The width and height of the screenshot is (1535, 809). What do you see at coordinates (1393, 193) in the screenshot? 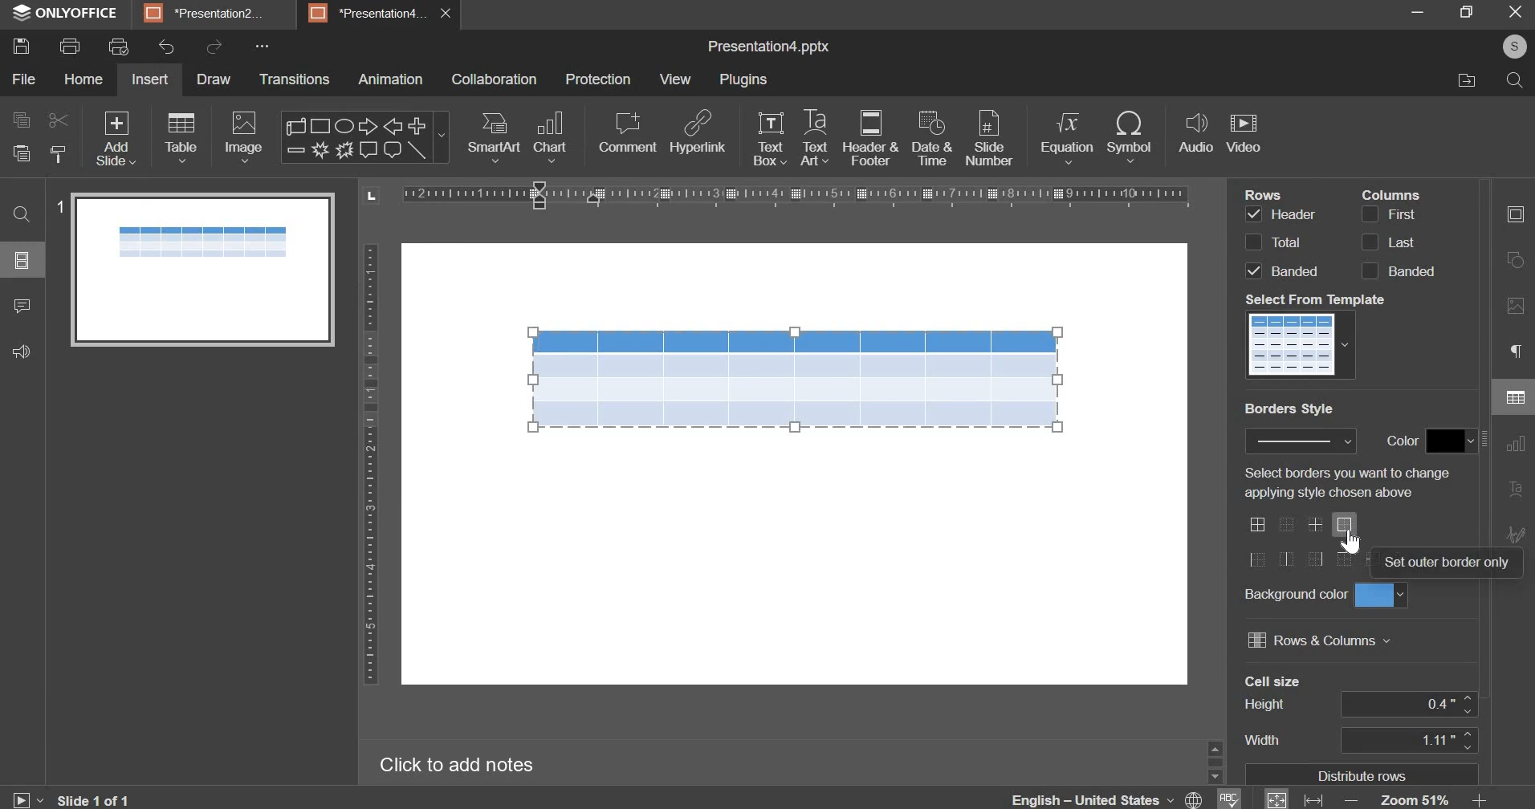
I see `columns` at bounding box center [1393, 193].